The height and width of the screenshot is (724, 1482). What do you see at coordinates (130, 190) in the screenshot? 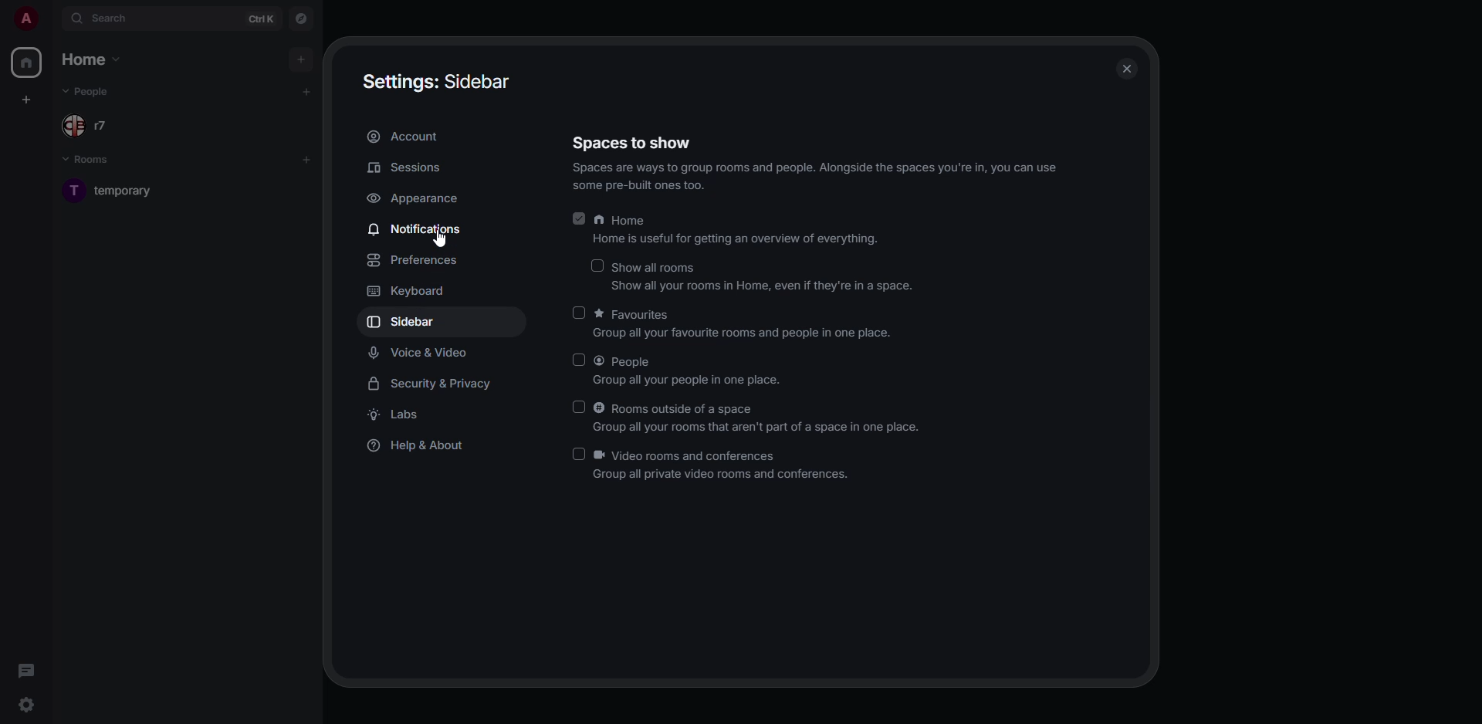
I see `room` at bounding box center [130, 190].